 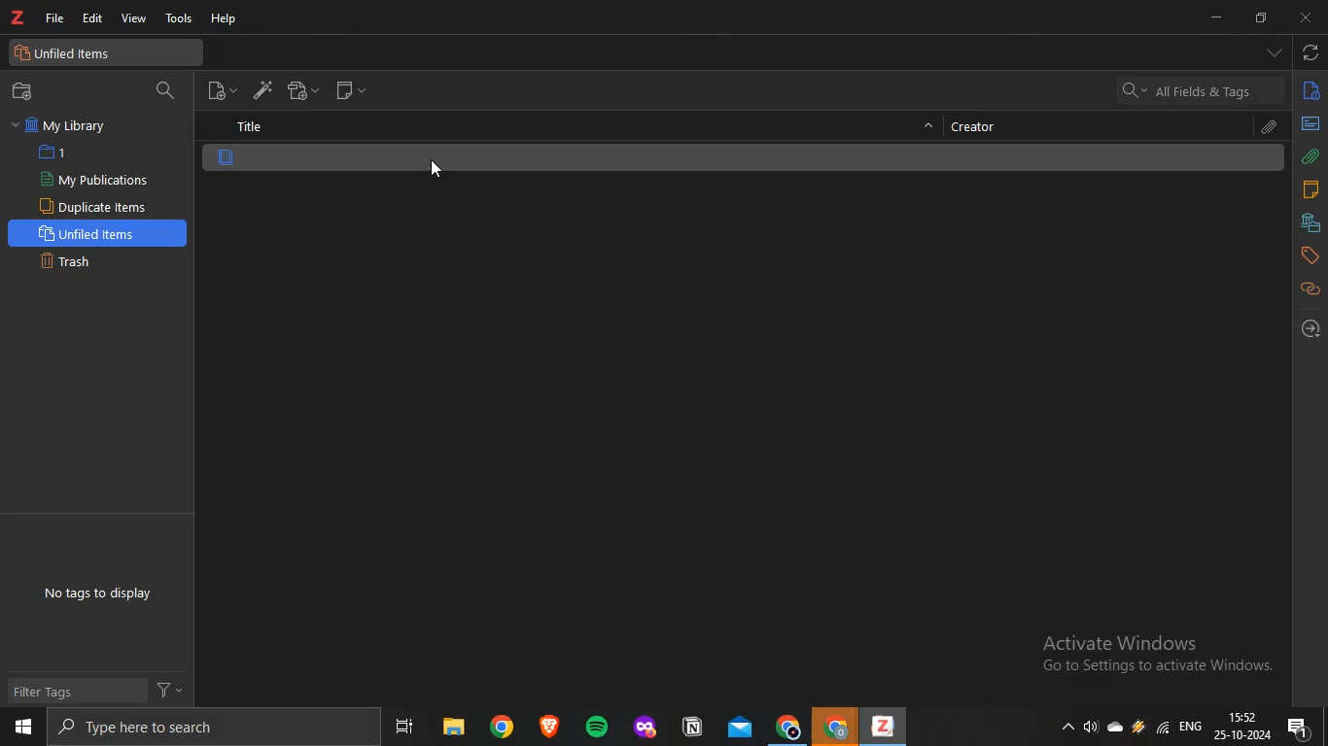 I want to click on My Library, so click(x=62, y=125).